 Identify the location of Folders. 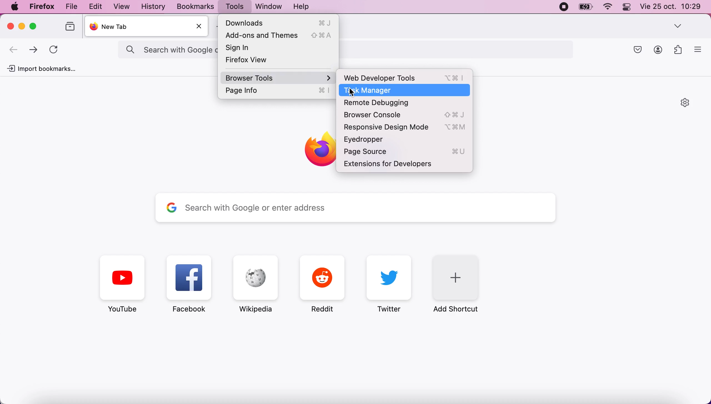
(71, 26).